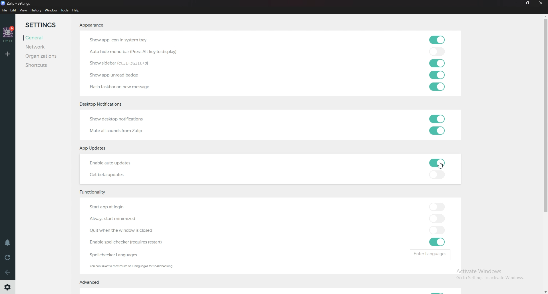  I want to click on Mute all sounds from Zulip, so click(117, 131).